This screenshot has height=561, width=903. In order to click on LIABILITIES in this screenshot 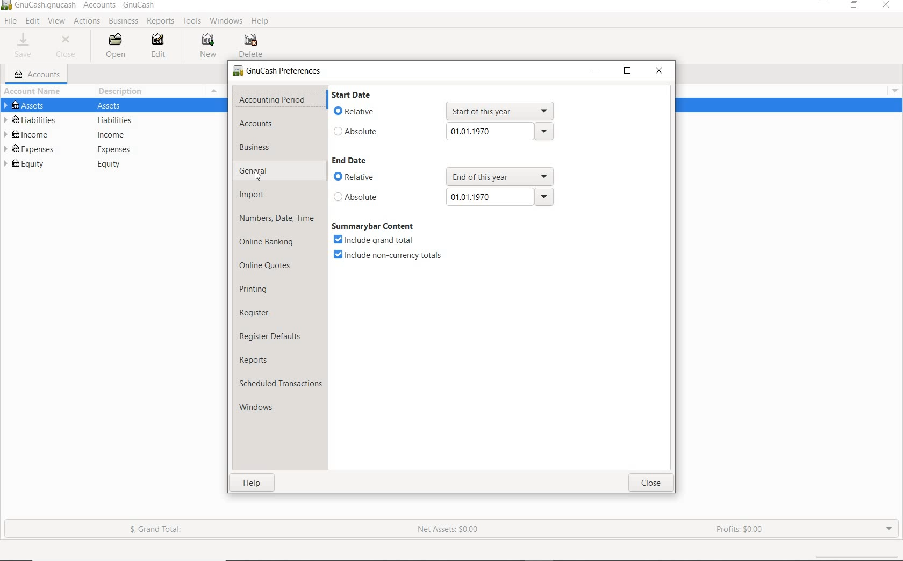, I will do `click(109, 120)`.